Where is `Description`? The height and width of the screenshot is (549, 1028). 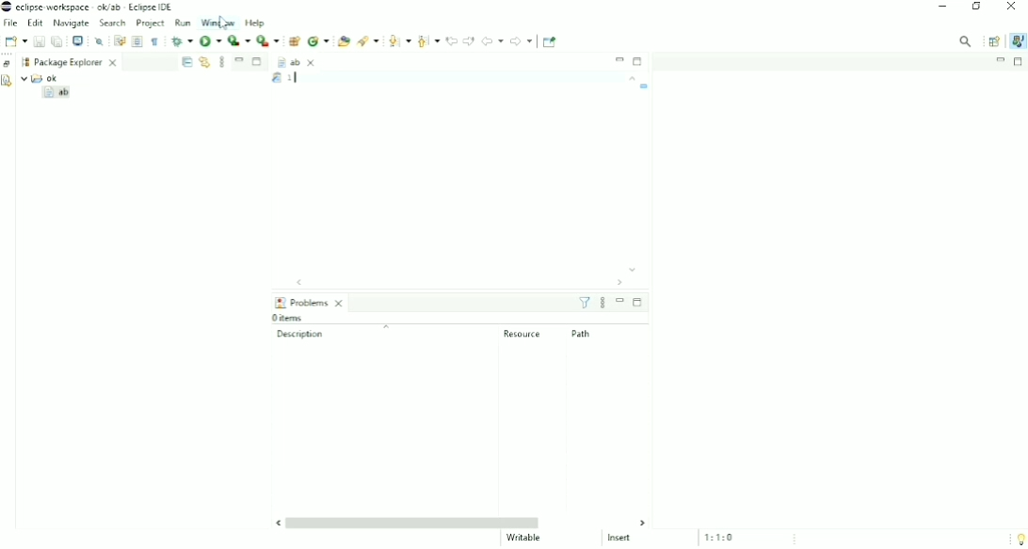 Description is located at coordinates (337, 333).